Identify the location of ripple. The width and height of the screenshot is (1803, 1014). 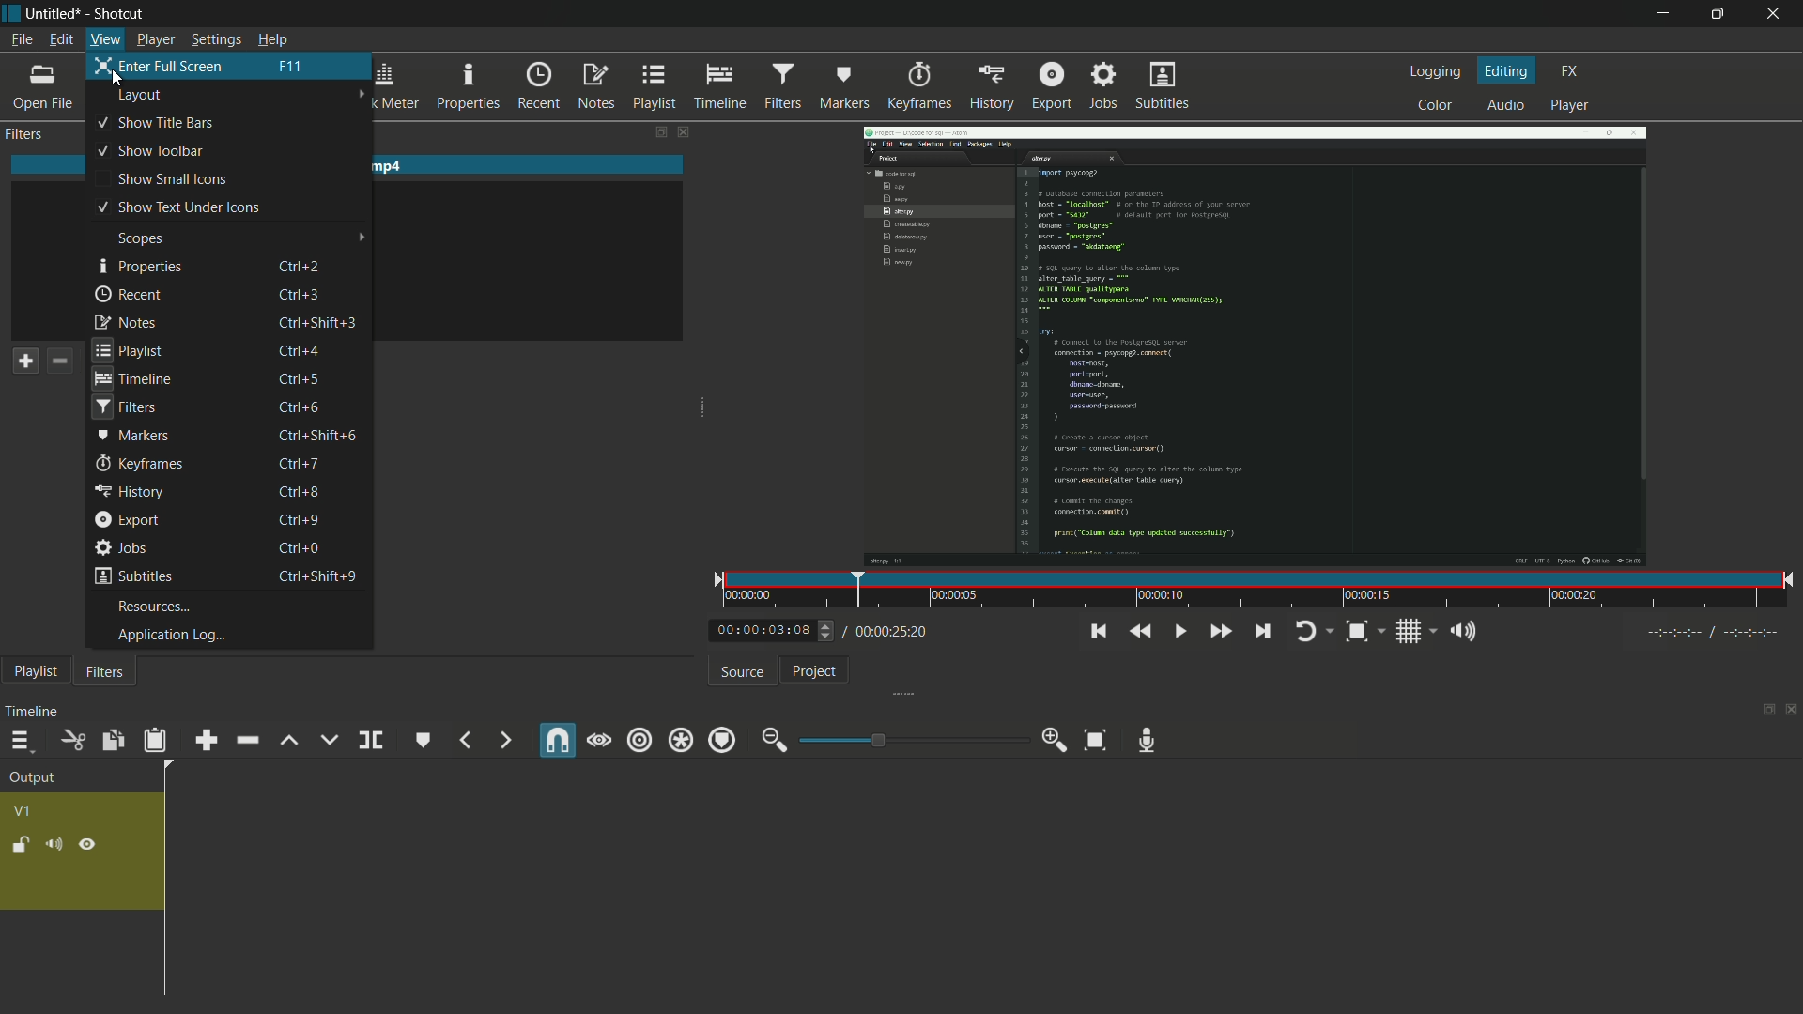
(640, 740).